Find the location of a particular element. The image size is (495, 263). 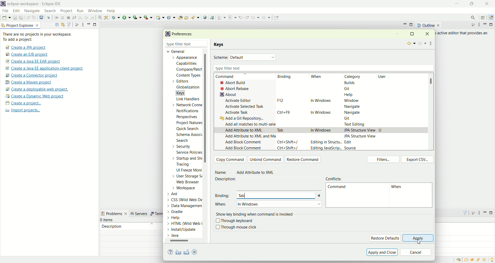

minimize is located at coordinates (397, 34).